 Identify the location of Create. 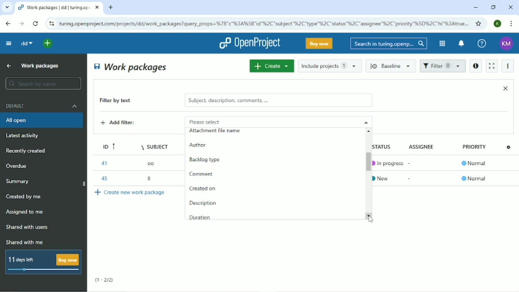
(271, 66).